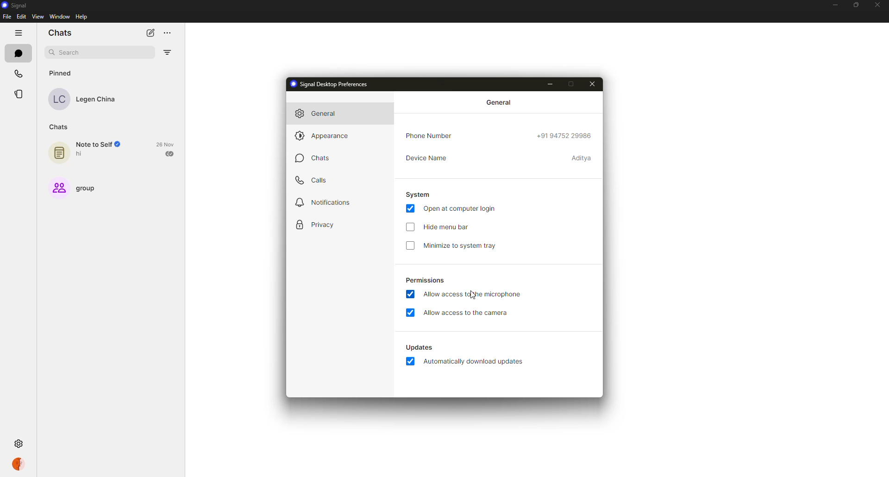 The width and height of the screenshot is (889, 477). What do you see at coordinates (88, 100) in the screenshot?
I see `contact` at bounding box center [88, 100].